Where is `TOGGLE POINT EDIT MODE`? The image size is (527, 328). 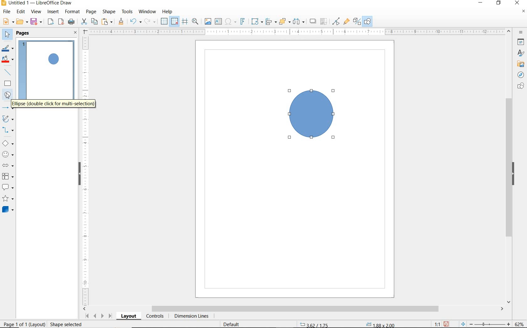 TOGGLE POINT EDIT MODE is located at coordinates (336, 21).